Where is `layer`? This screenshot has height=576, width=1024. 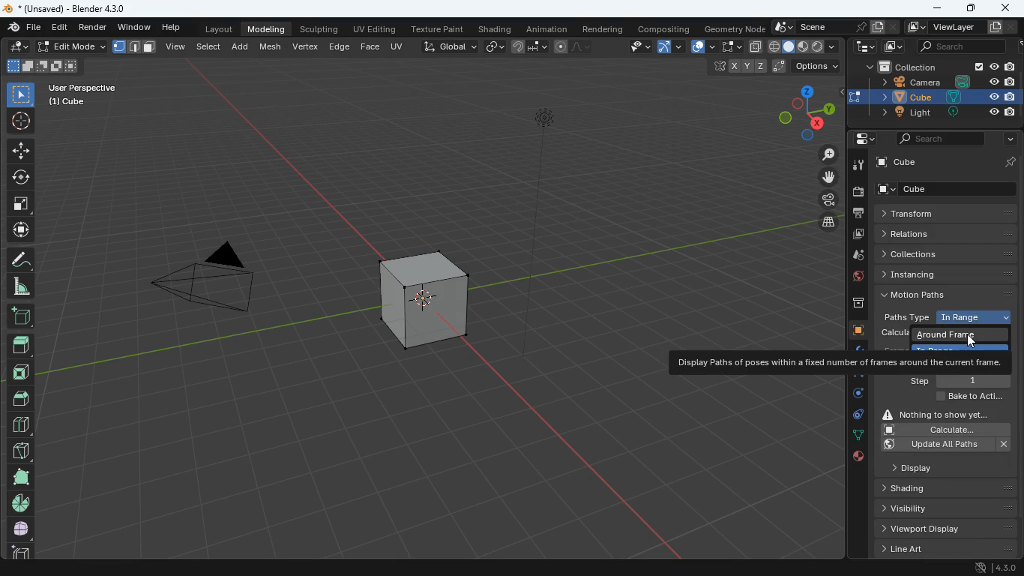
layer is located at coordinates (824, 222).